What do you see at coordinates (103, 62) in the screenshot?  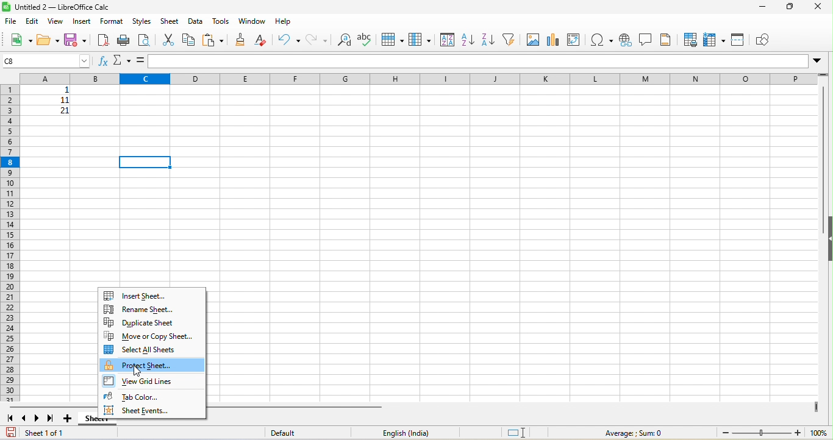 I see `function wizard` at bounding box center [103, 62].